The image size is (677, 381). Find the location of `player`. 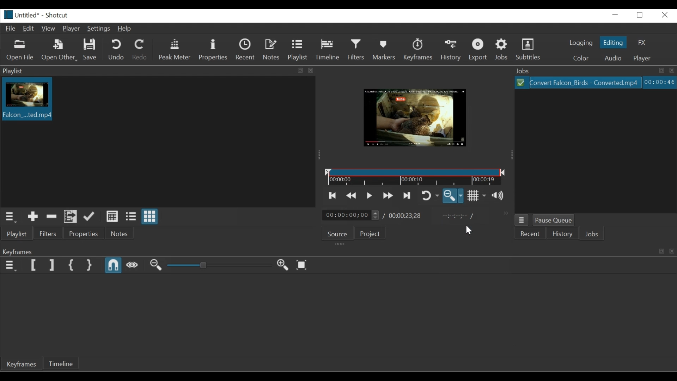

player is located at coordinates (641, 58).